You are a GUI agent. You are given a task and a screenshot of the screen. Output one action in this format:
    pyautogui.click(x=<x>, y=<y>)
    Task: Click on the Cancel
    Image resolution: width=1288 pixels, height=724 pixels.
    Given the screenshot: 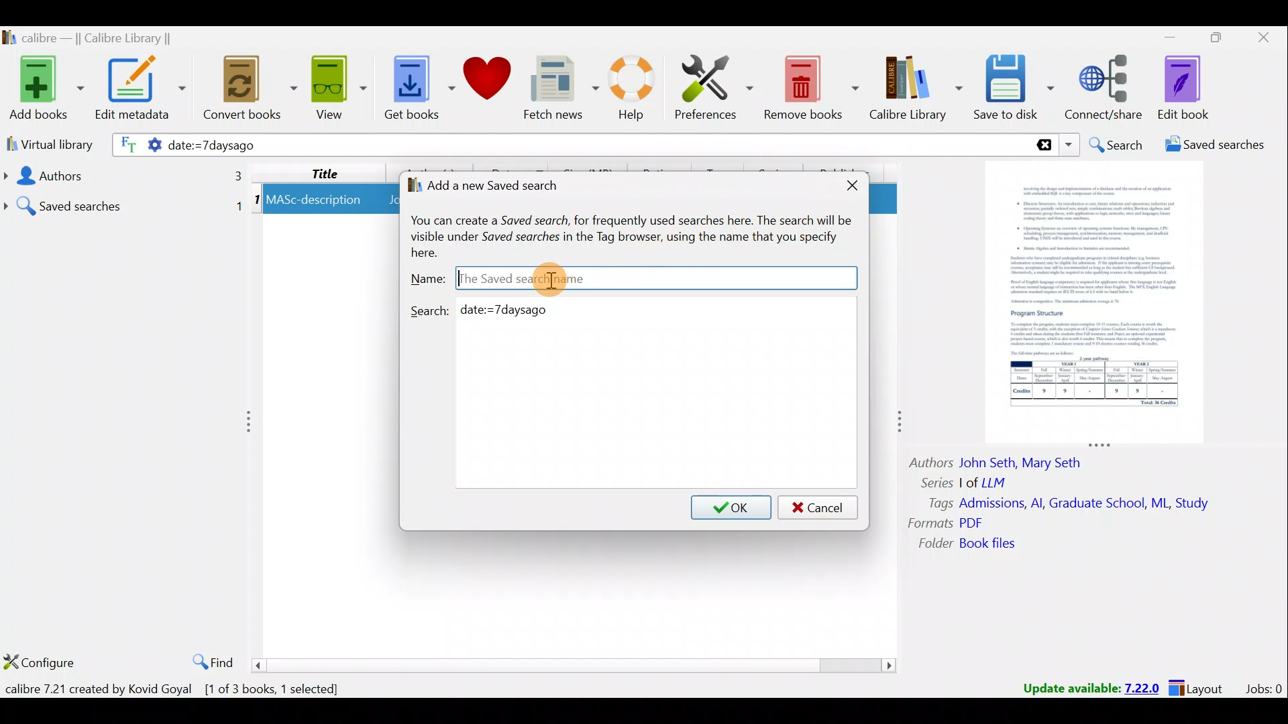 What is the action you would take?
    pyautogui.click(x=820, y=507)
    